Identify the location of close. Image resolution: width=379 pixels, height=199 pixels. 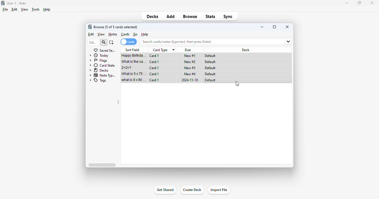
(287, 27).